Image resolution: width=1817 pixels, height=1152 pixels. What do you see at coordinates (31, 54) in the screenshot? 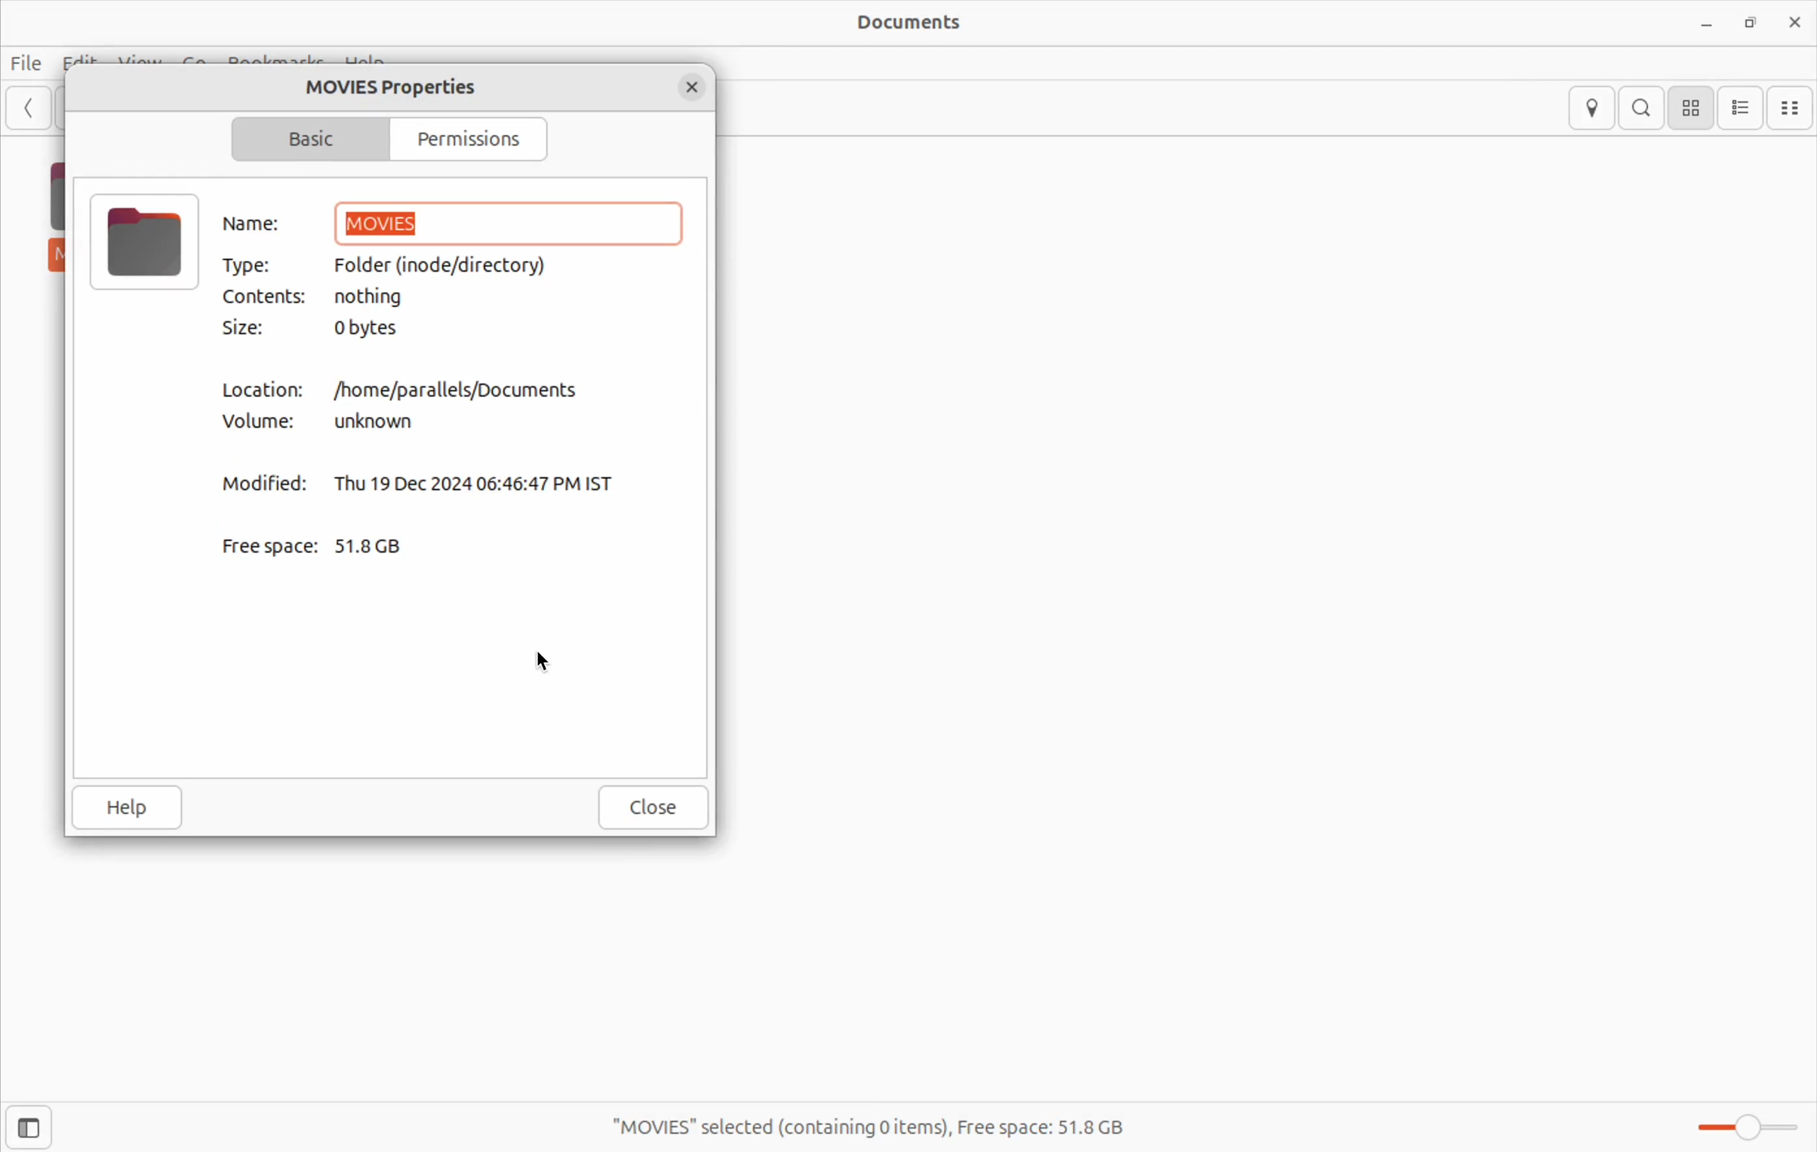
I see `File` at bounding box center [31, 54].